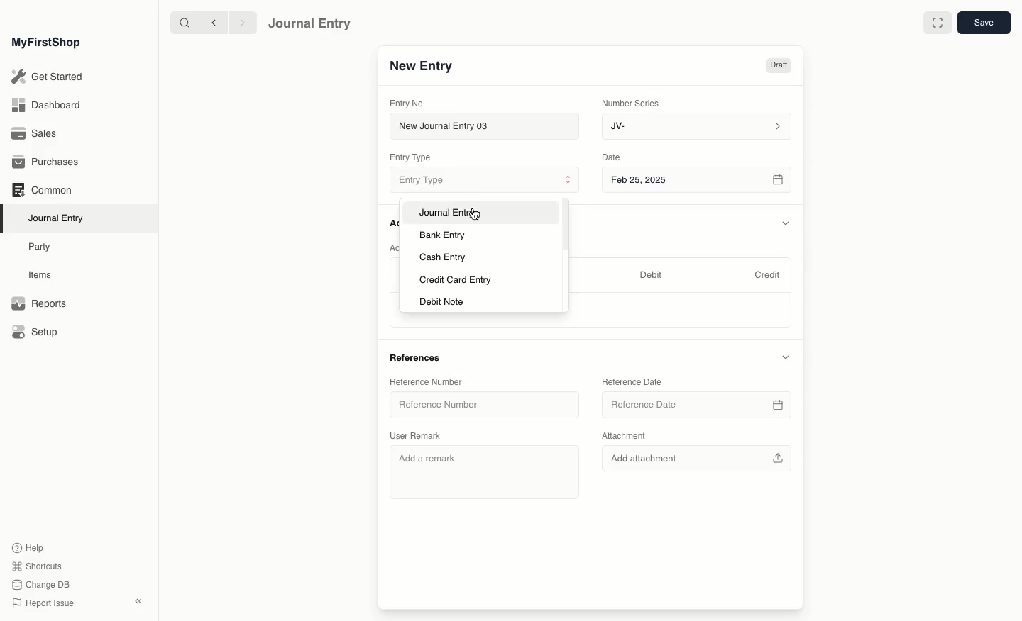  Describe the element at coordinates (631, 102) in the screenshot. I see `‘Number Series` at that location.